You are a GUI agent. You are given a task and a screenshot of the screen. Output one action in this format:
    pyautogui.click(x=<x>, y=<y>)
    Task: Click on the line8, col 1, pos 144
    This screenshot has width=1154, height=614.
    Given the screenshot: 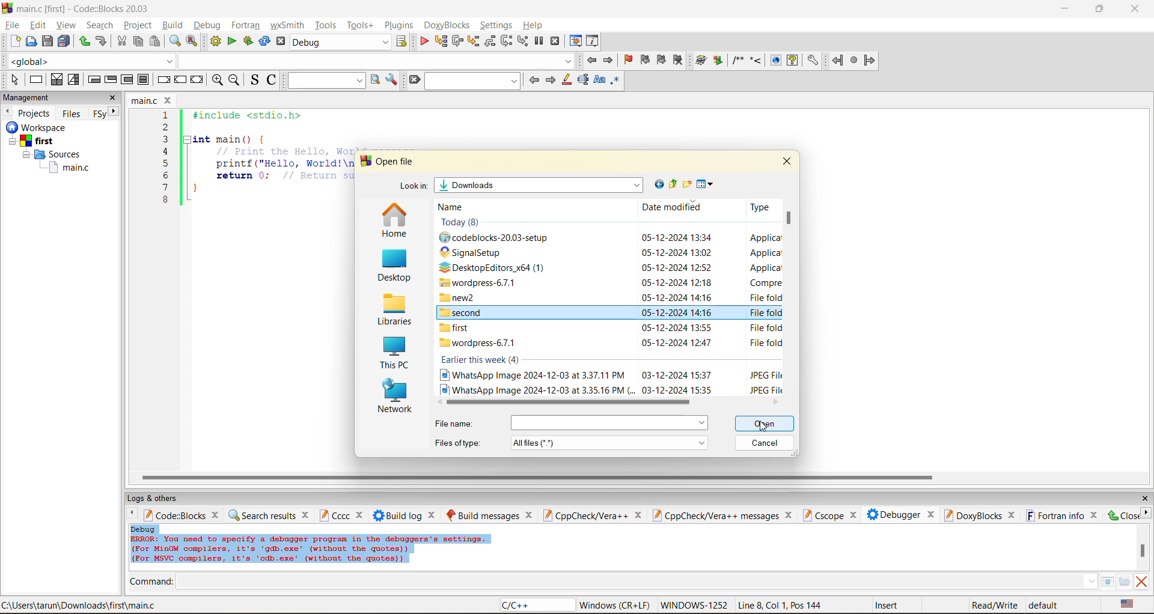 What is the action you would take?
    pyautogui.click(x=782, y=605)
    